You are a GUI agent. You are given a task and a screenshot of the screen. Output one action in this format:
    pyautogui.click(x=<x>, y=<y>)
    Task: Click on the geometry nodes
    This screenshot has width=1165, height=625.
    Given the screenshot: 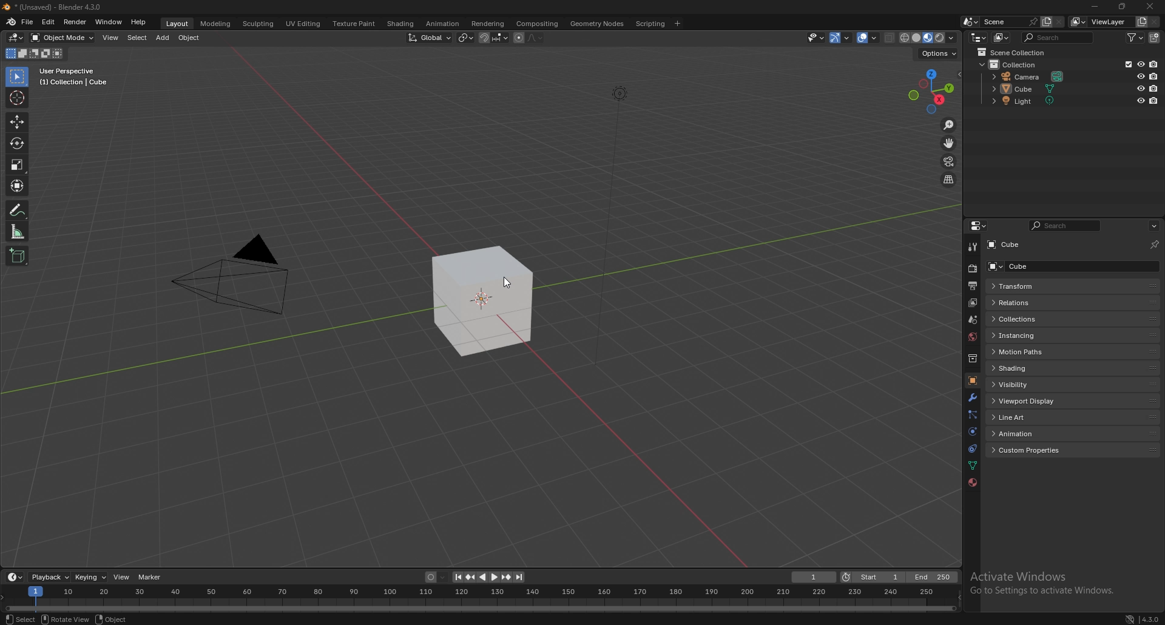 What is the action you would take?
    pyautogui.click(x=597, y=23)
    